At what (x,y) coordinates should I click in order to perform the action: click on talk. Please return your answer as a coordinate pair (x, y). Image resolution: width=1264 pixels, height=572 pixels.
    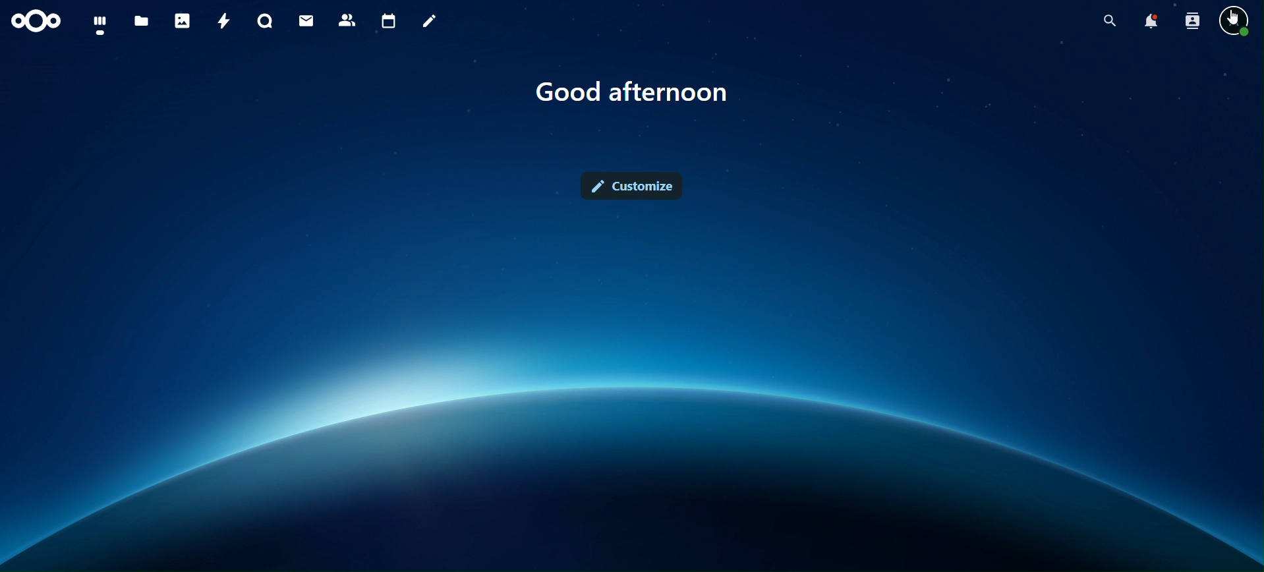
    Looking at the image, I should click on (266, 20).